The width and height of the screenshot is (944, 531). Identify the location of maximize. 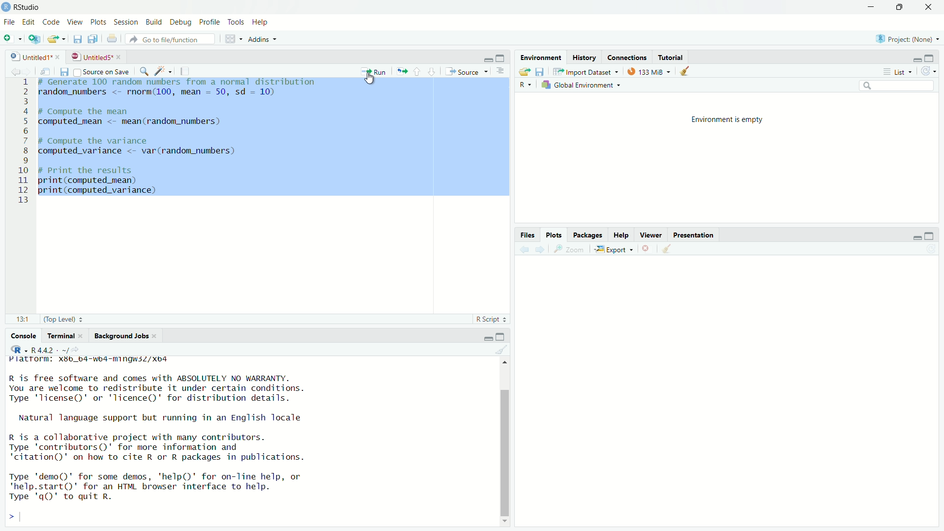
(501, 56).